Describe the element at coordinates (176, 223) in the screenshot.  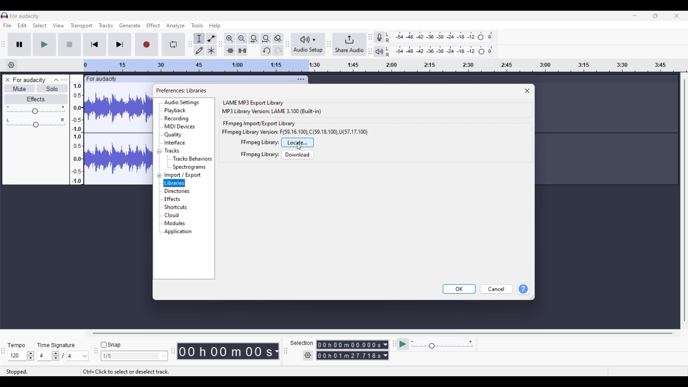
I see `Modules` at that location.